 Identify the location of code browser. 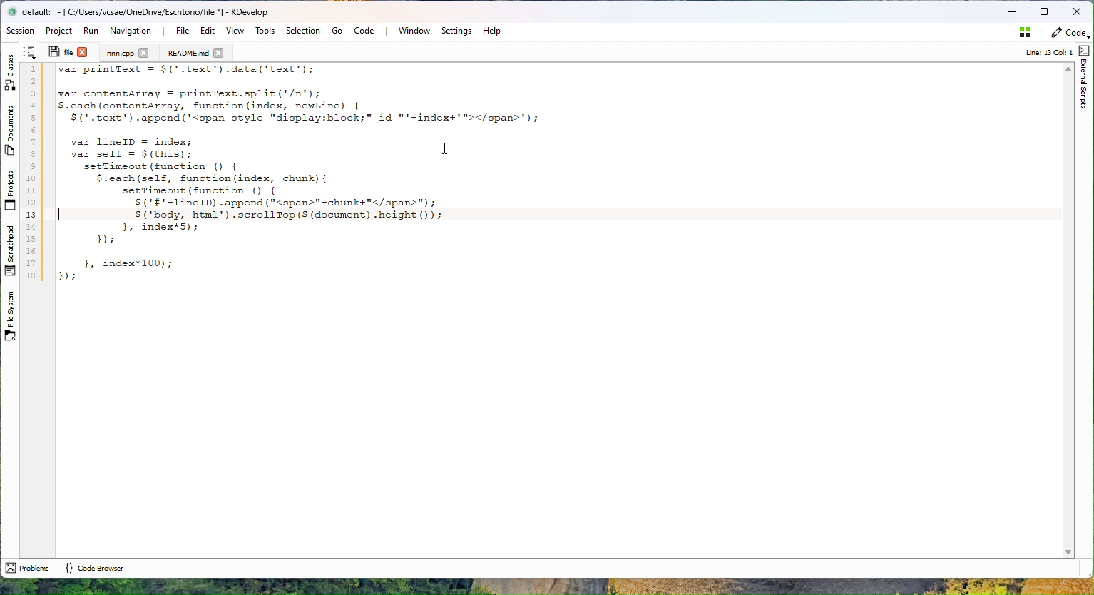
(94, 567).